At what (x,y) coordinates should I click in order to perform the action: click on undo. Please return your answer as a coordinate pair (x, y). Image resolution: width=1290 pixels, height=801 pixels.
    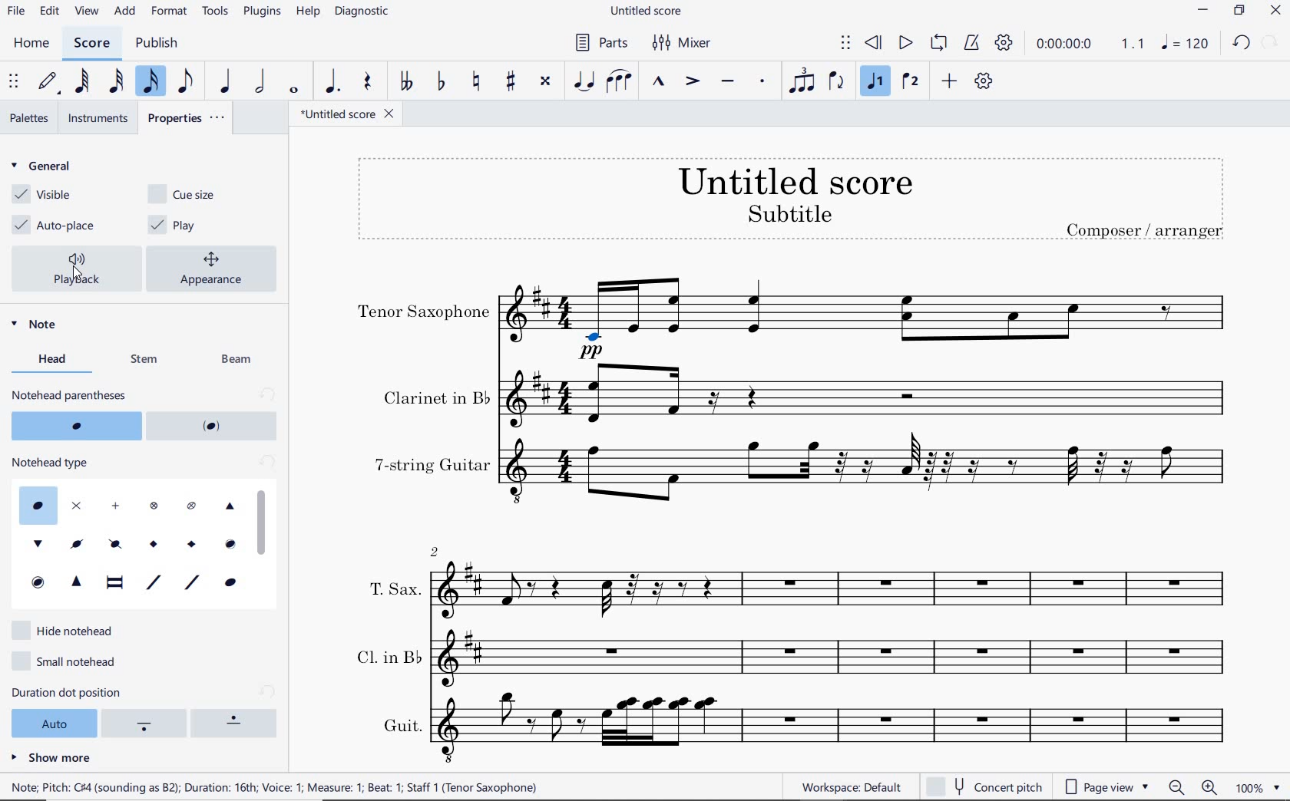
    Looking at the image, I should click on (1242, 43).